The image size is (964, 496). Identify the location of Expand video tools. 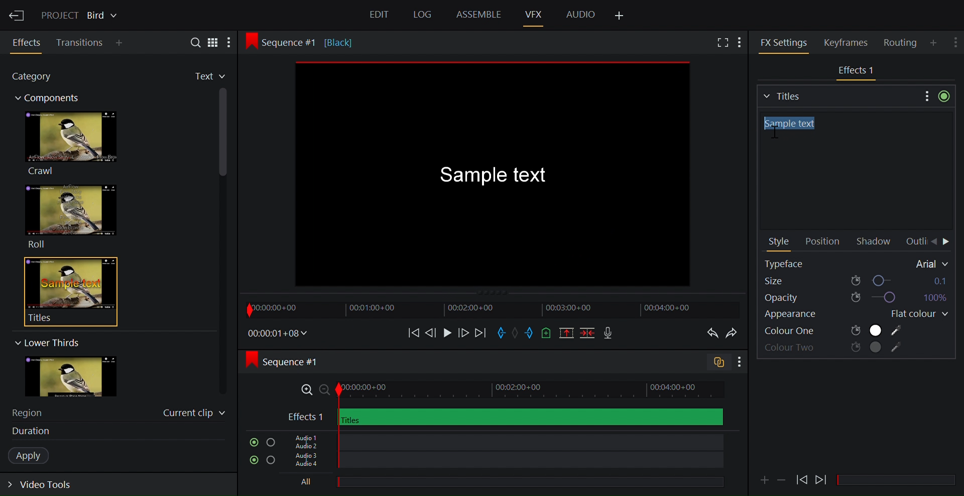
(46, 486).